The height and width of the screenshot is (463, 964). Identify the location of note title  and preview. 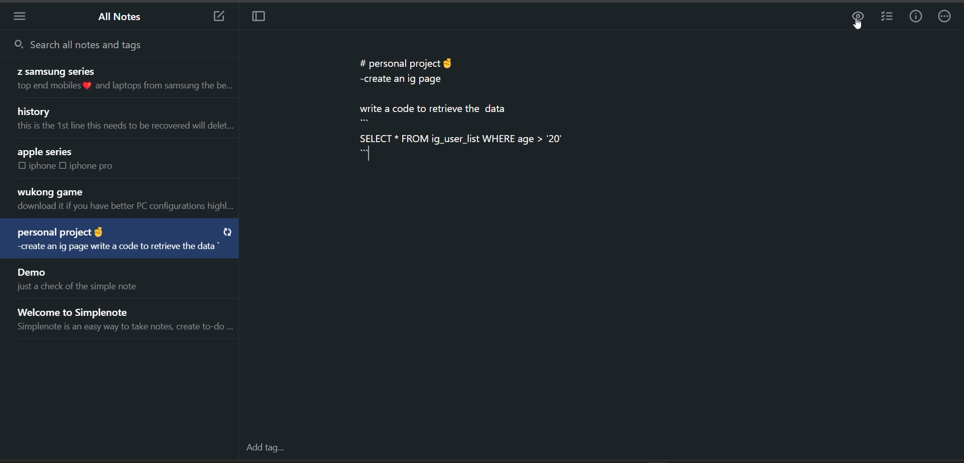
(127, 317).